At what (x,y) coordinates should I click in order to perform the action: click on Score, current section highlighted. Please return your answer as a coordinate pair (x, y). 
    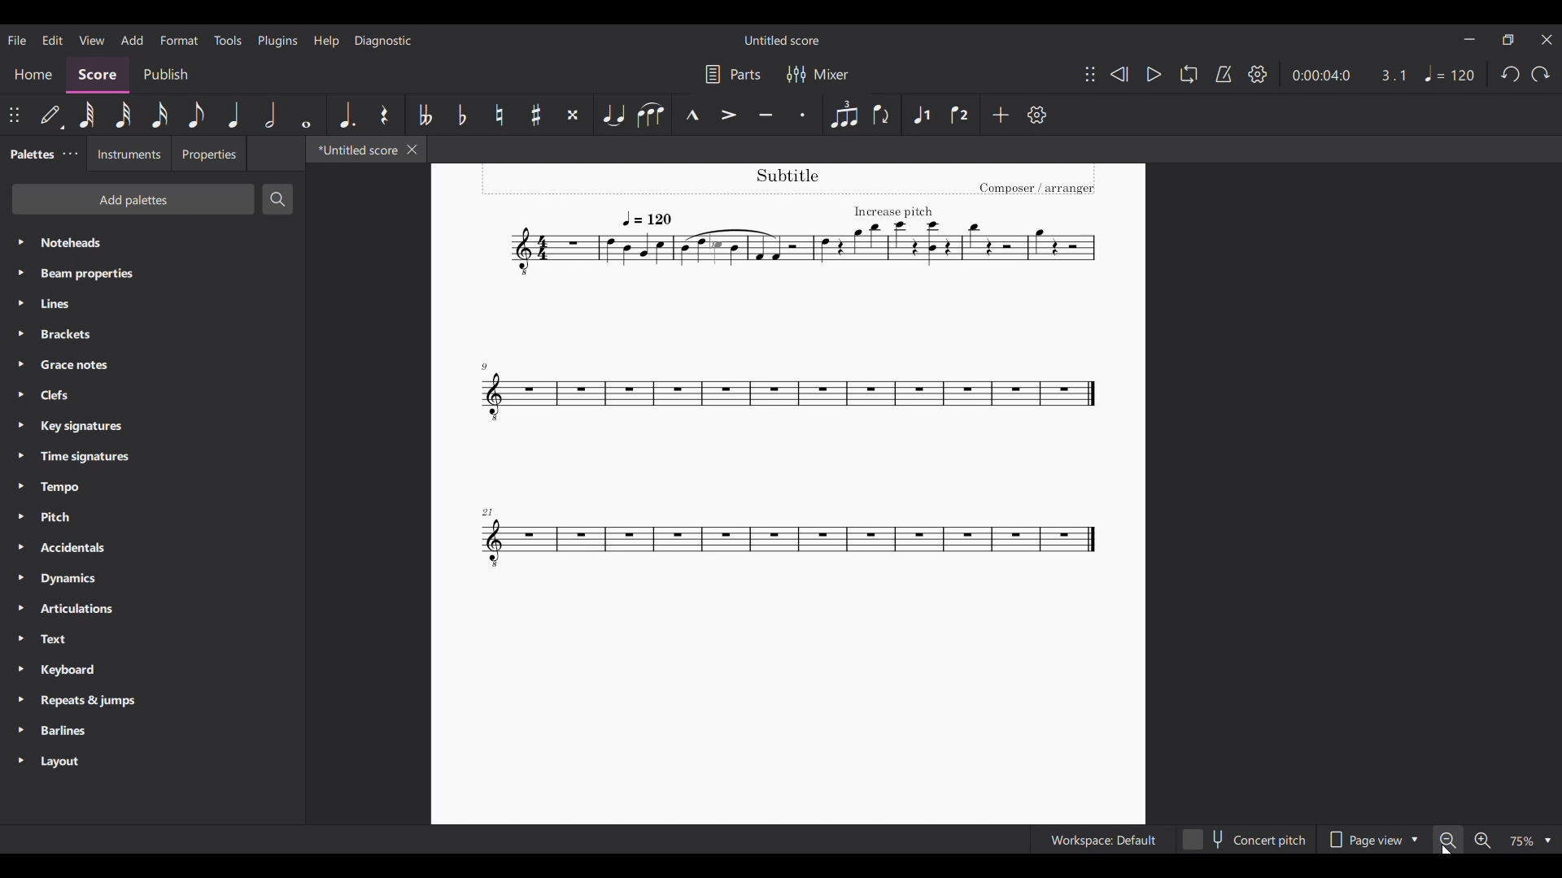
    Looking at the image, I should click on (98, 75).